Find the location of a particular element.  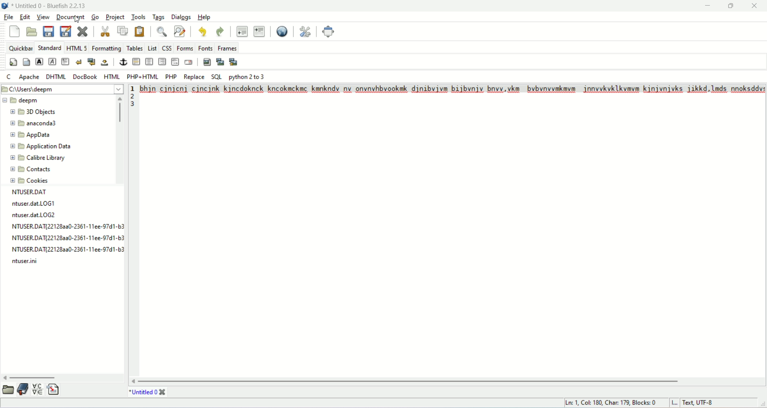

paste is located at coordinates (140, 31).